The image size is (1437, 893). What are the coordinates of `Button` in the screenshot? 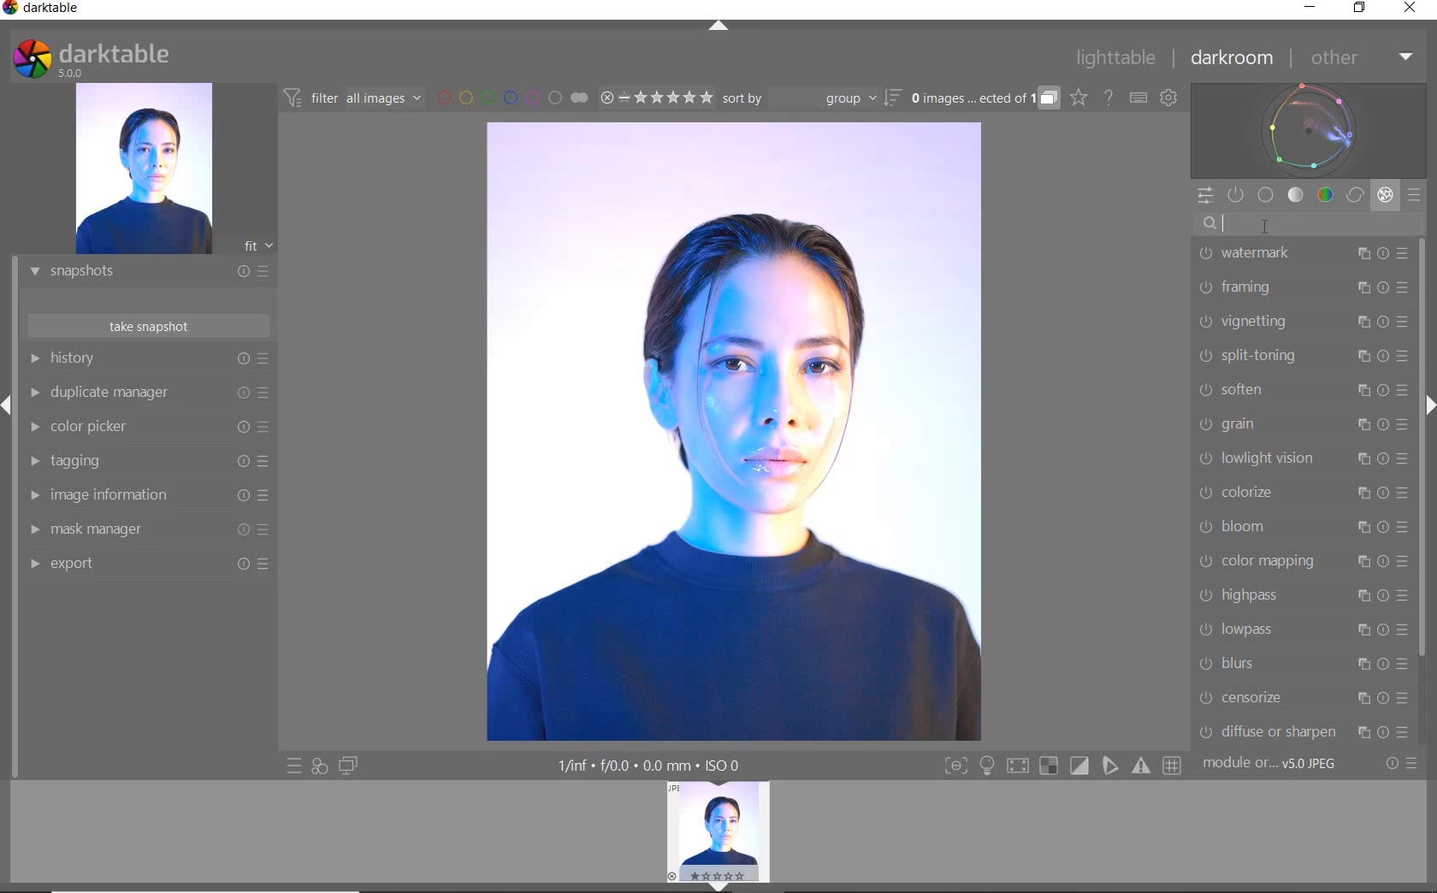 It's located at (1111, 766).